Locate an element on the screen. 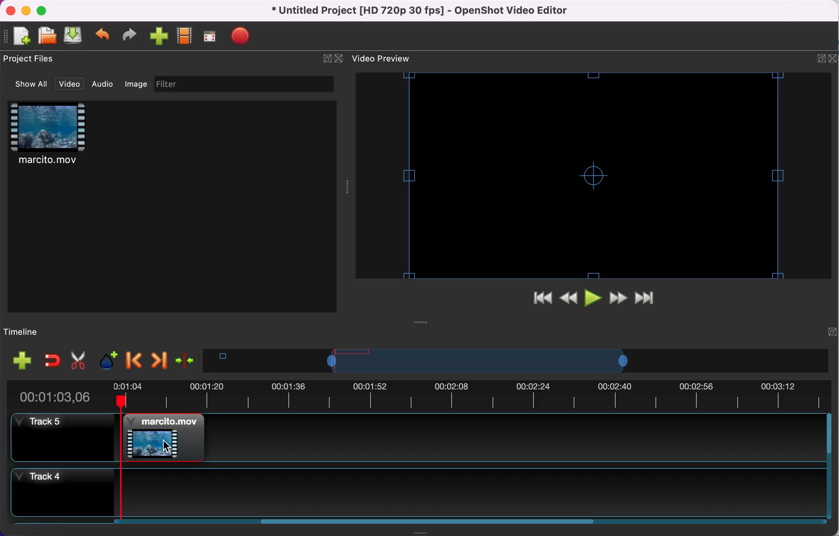  next marker is located at coordinates (159, 359).